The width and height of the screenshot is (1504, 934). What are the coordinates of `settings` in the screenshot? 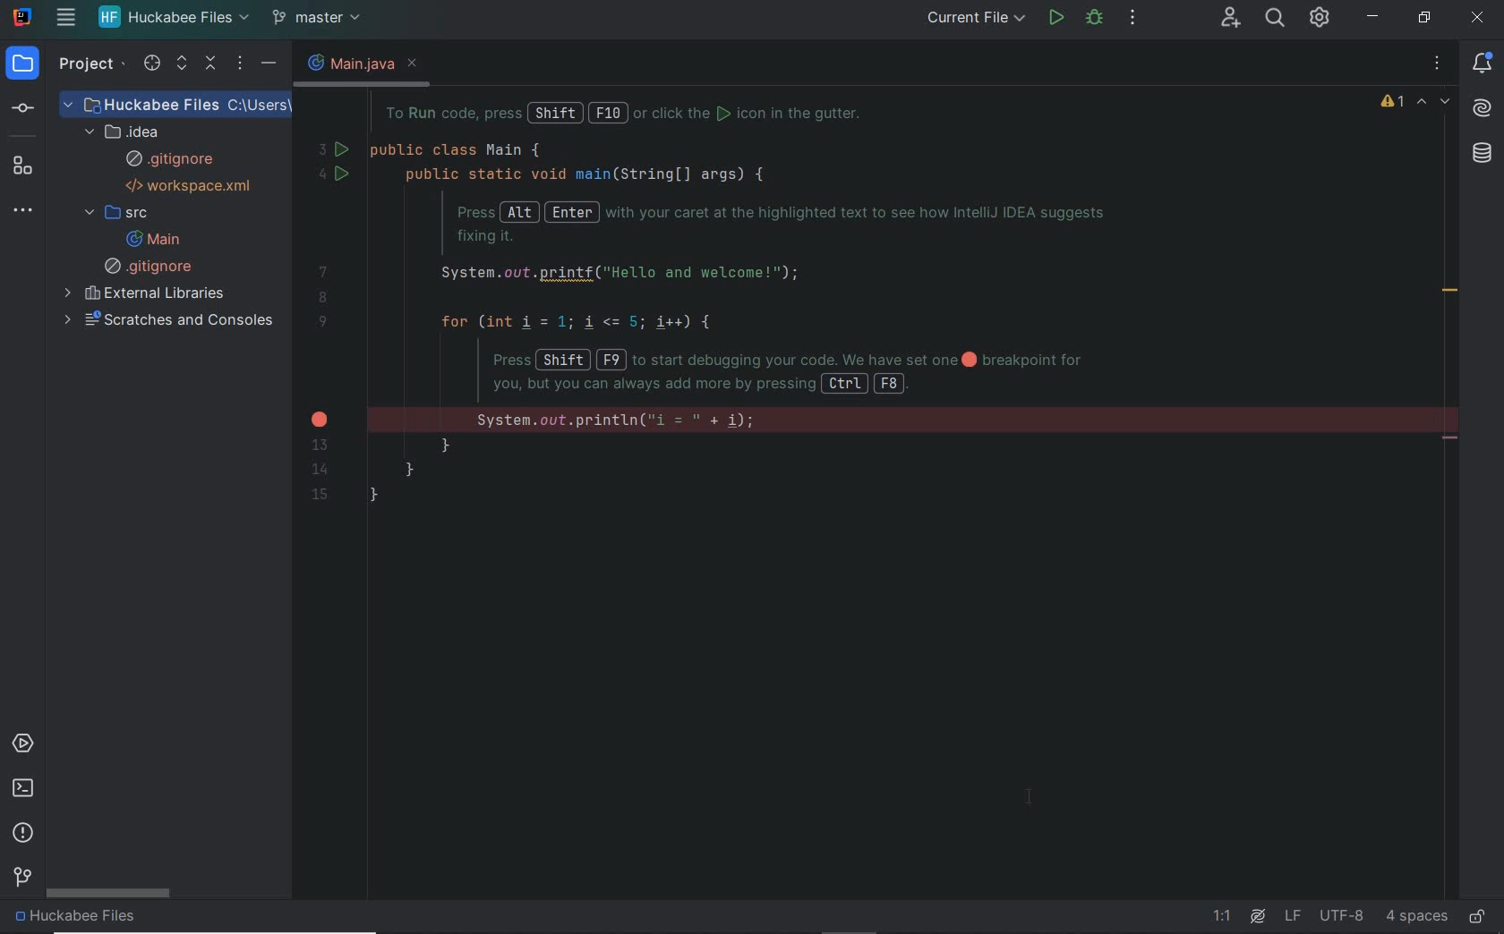 It's located at (1321, 21).